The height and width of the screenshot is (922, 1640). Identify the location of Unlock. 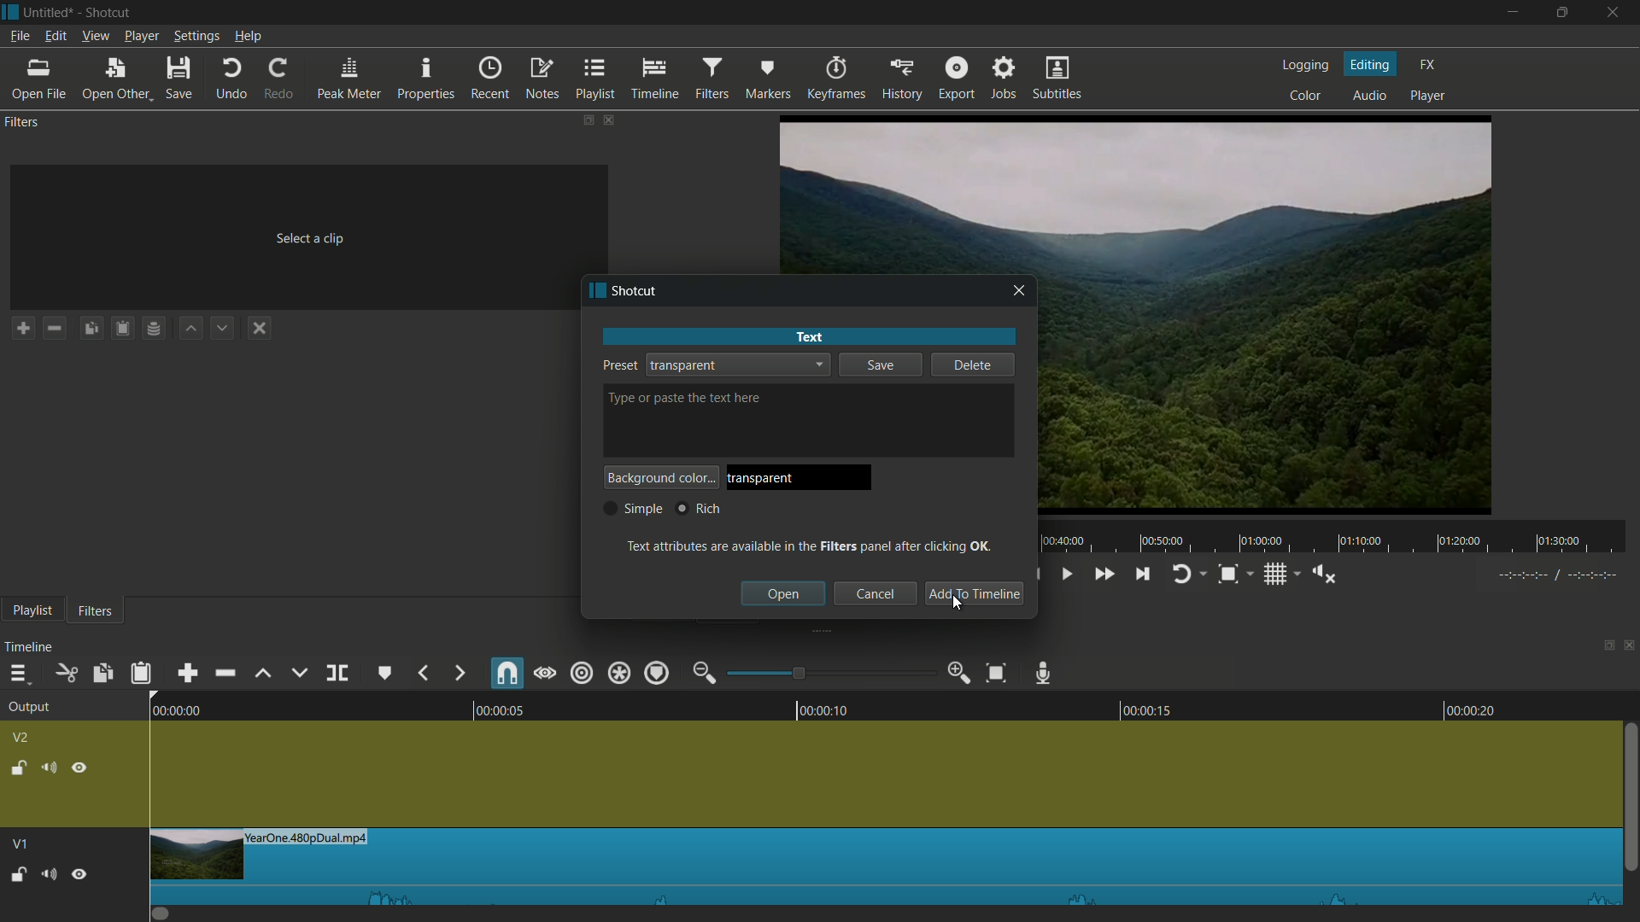
(18, 874).